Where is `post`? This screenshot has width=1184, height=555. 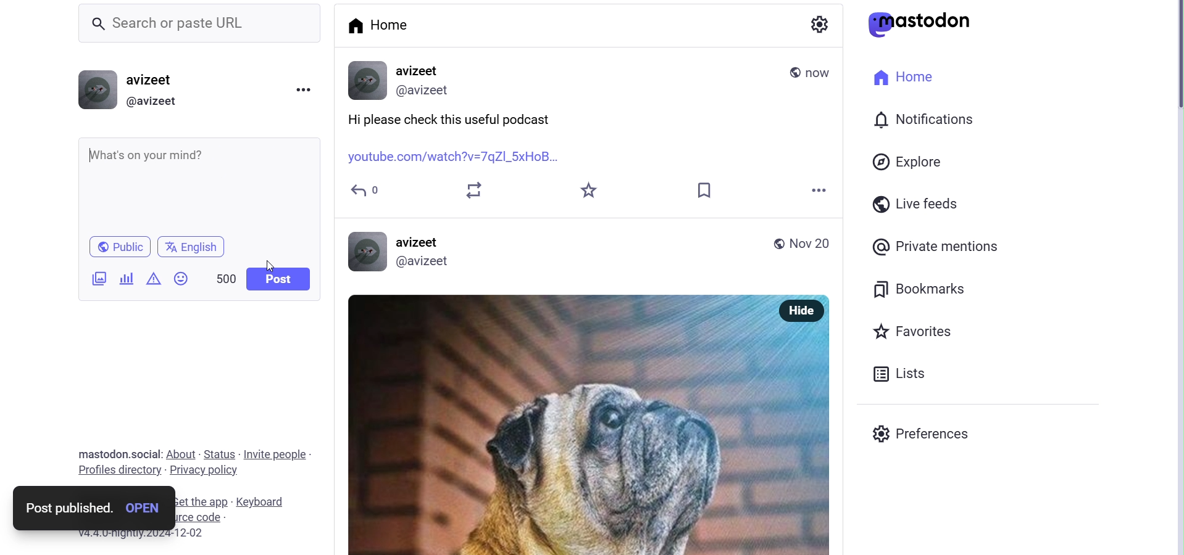
post is located at coordinates (278, 279).